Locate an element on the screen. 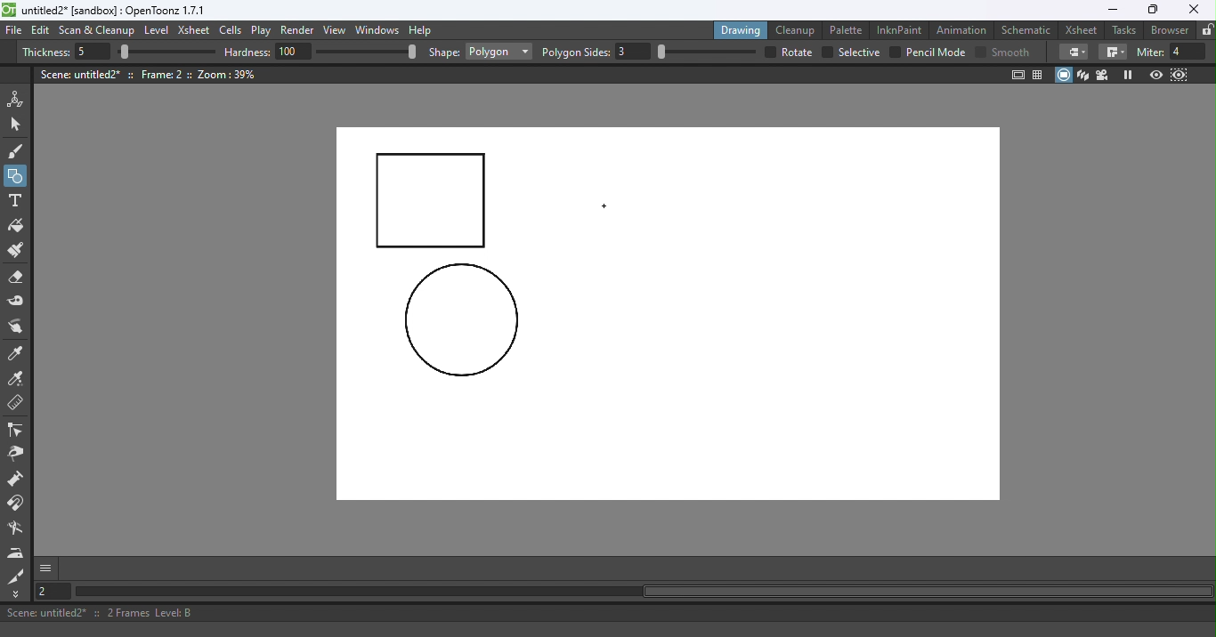 Image resolution: width=1216 pixels, height=637 pixels. Camera view is located at coordinates (1105, 74).